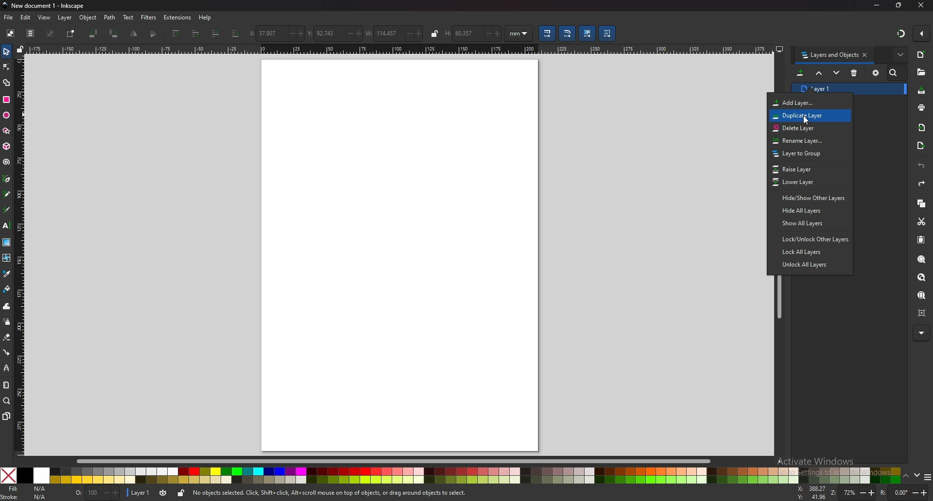 The height and width of the screenshot is (501, 933). I want to click on zoom, so click(7, 401).